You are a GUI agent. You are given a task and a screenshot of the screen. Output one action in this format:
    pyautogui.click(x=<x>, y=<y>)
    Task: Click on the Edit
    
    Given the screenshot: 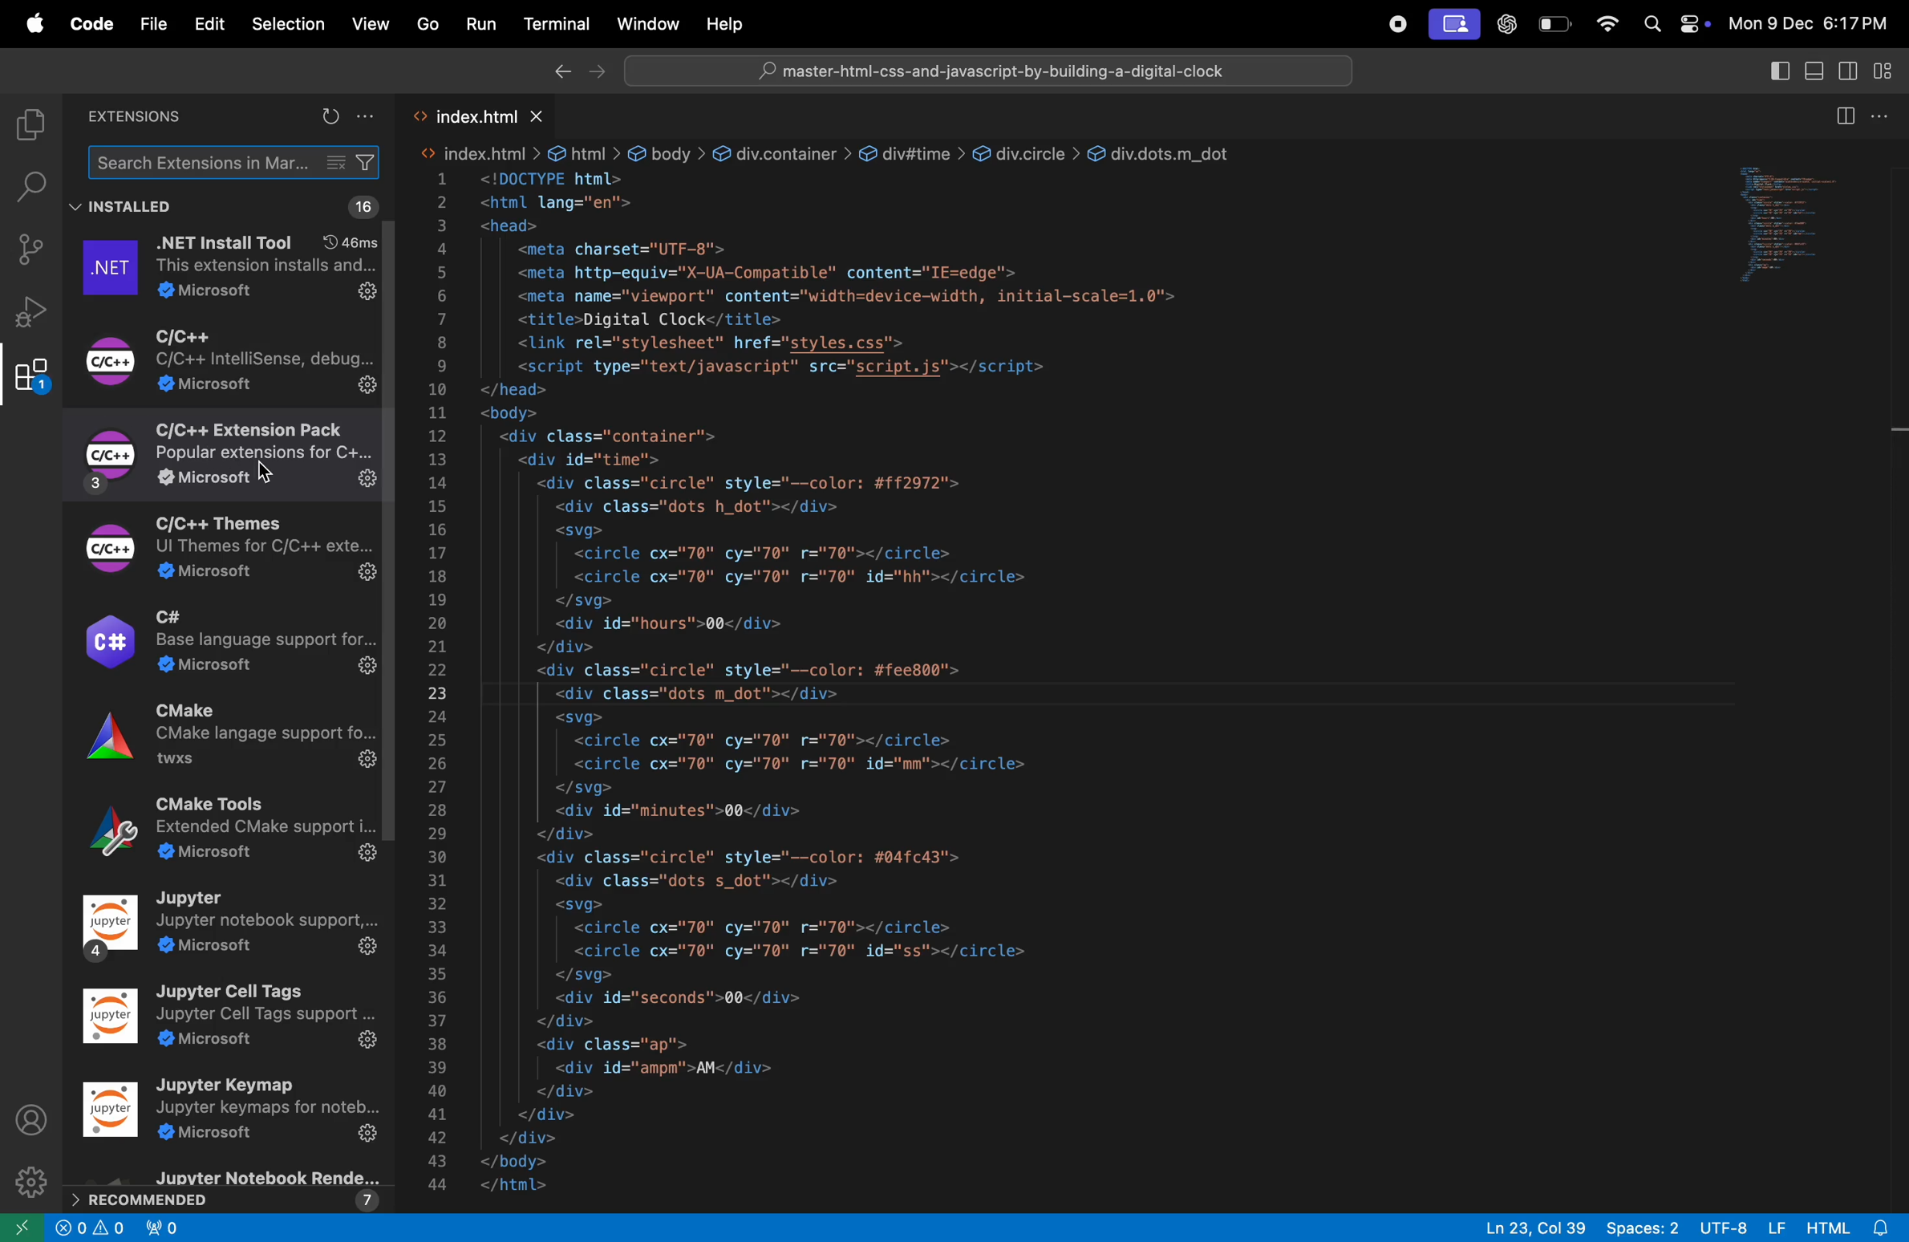 What is the action you would take?
    pyautogui.click(x=205, y=24)
    